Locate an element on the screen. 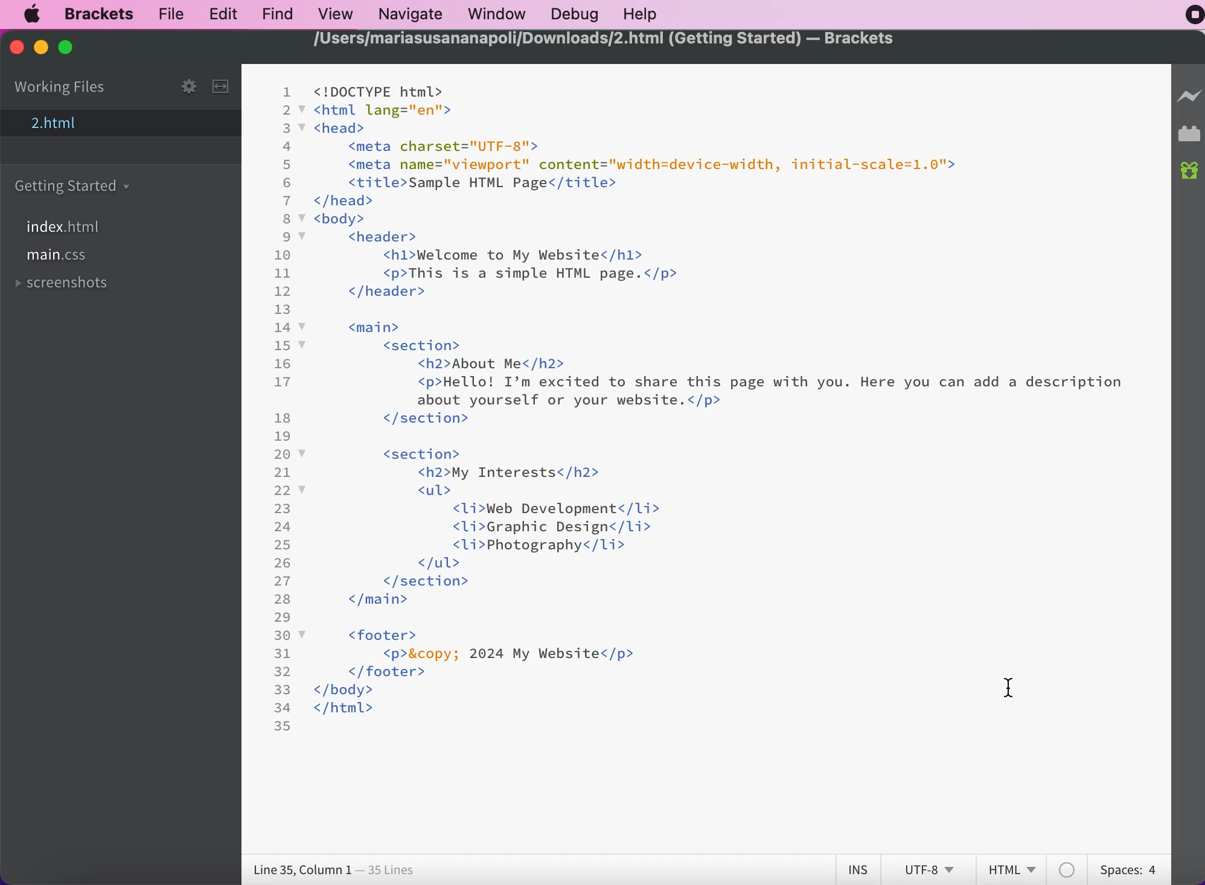 Image resolution: width=1205 pixels, height=885 pixels. code fold is located at coordinates (303, 326).